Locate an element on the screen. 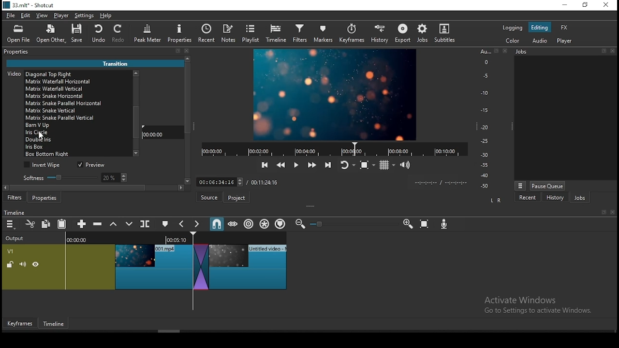   is located at coordinates (612, 213).